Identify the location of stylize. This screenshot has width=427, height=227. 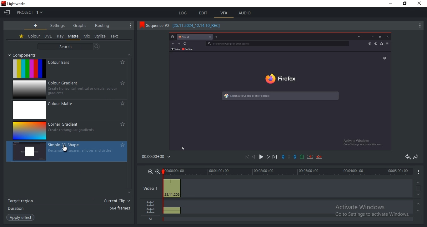
(100, 36).